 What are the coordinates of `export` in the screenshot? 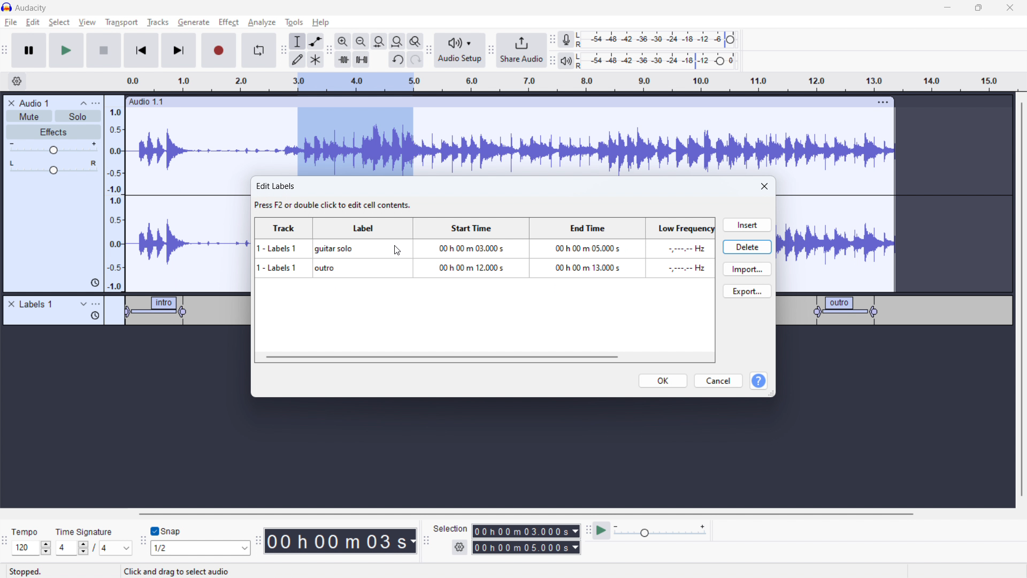 It's located at (747, 291).